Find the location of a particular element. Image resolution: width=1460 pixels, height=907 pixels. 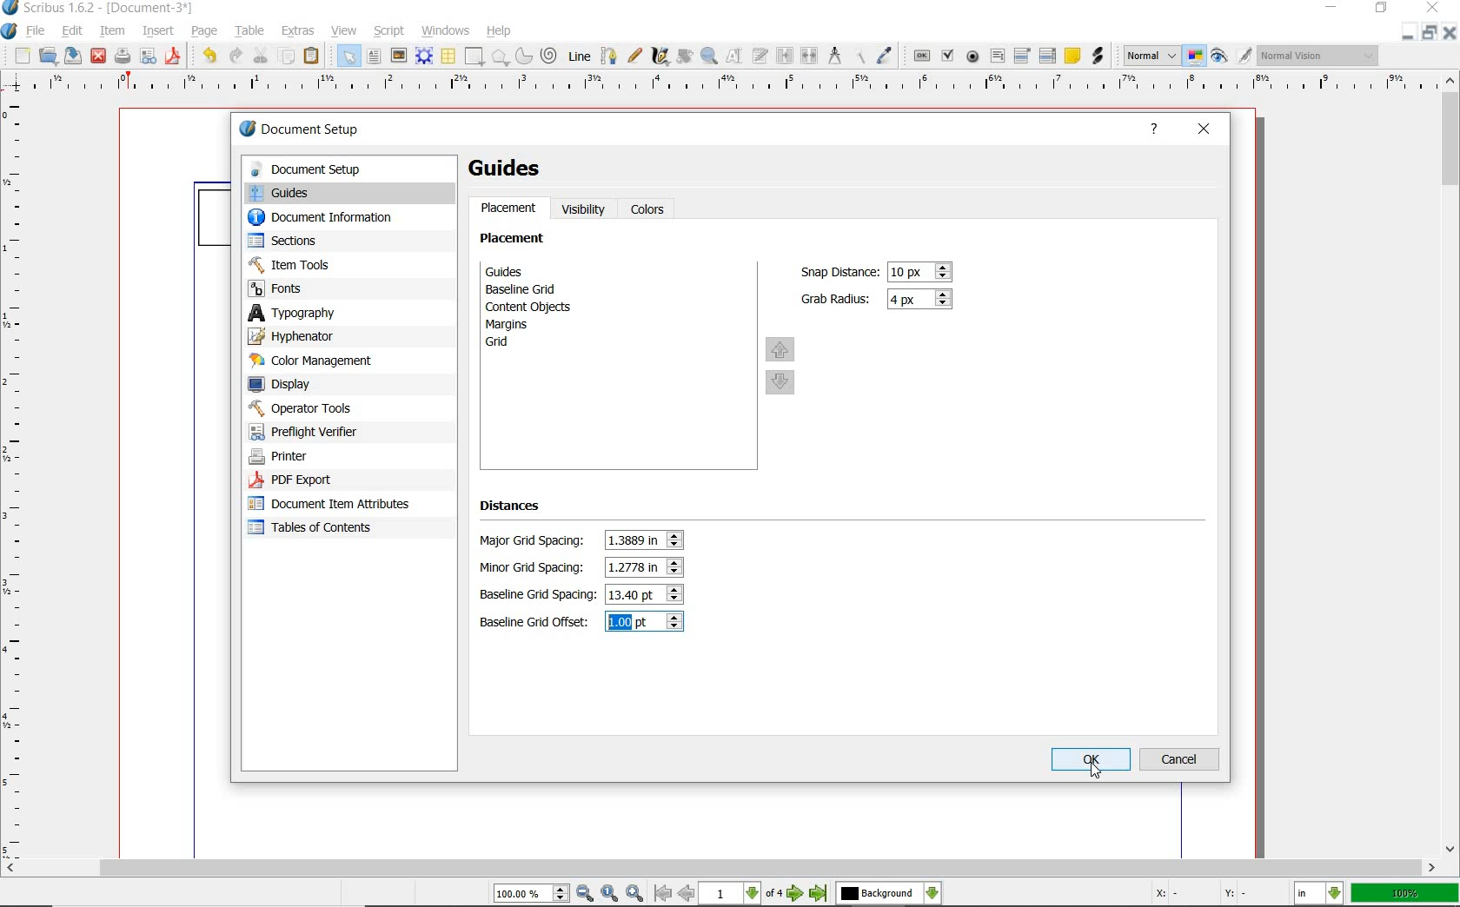

zoom in or zoom out is located at coordinates (710, 57).